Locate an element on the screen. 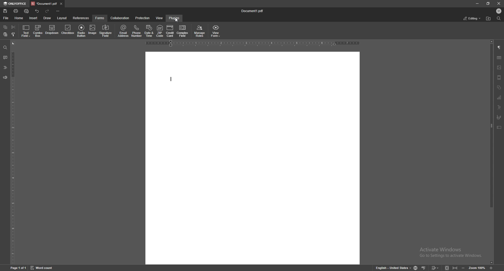 Image resolution: width=504 pixels, height=271 pixels. signature is located at coordinates (499, 117).